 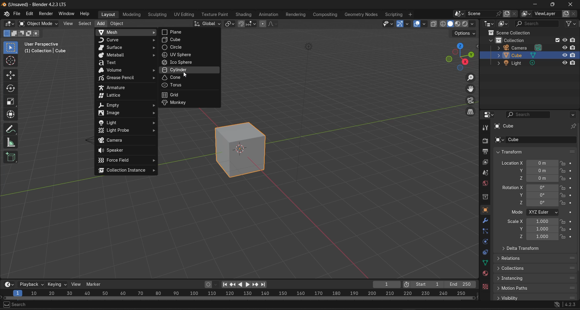 I want to click on location y, so click(x=538, y=170).